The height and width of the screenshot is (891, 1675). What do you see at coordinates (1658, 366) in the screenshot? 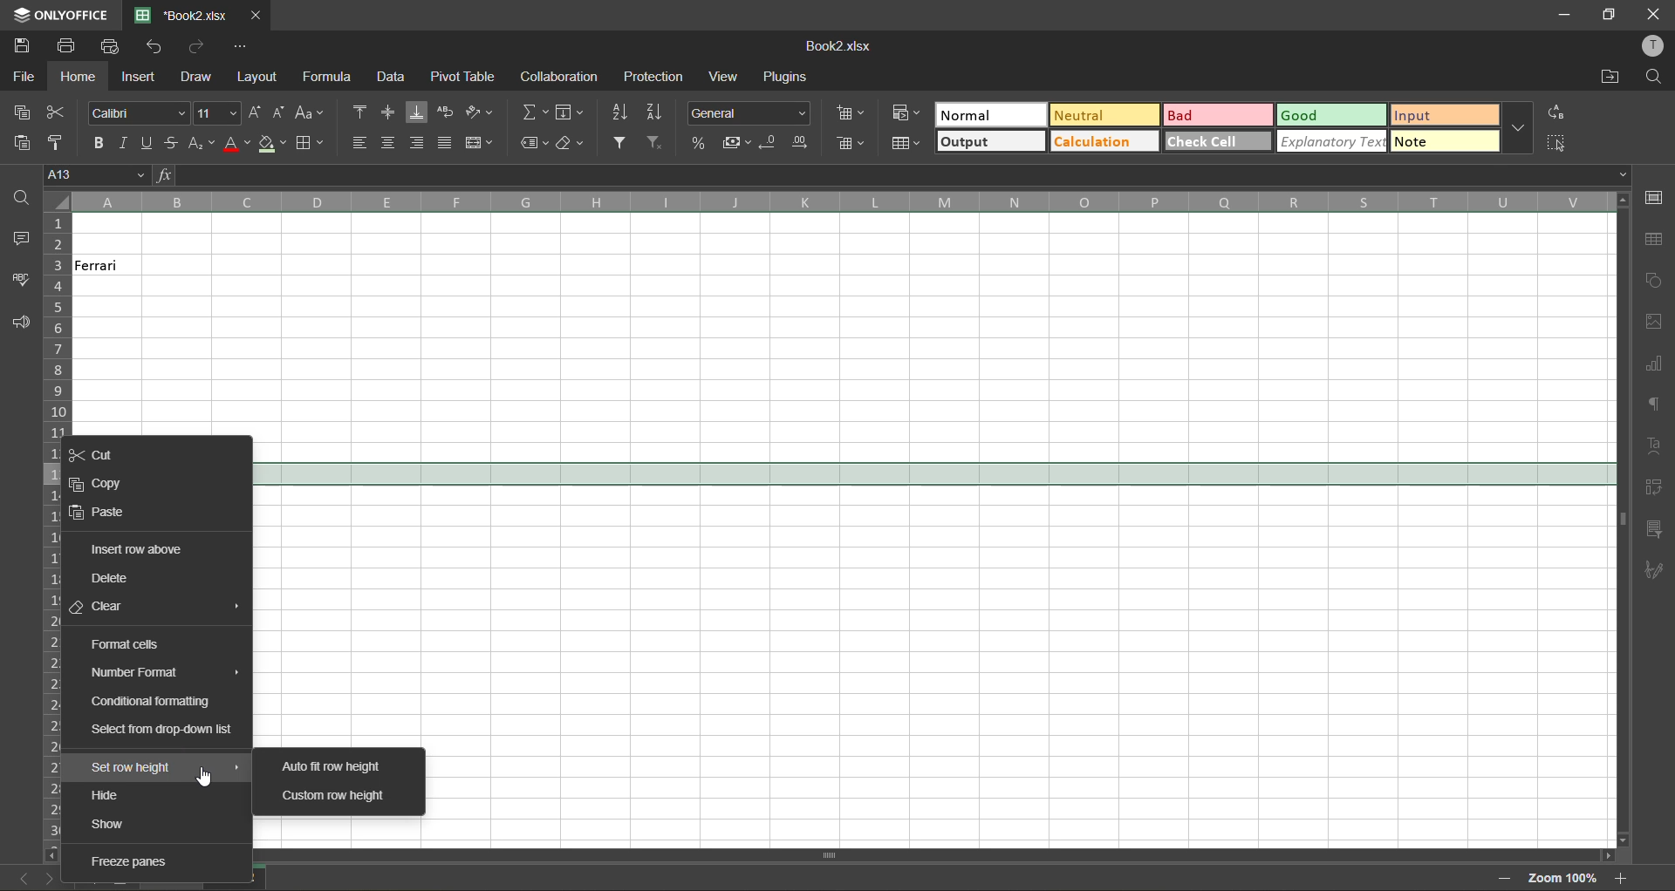
I see `charts` at bounding box center [1658, 366].